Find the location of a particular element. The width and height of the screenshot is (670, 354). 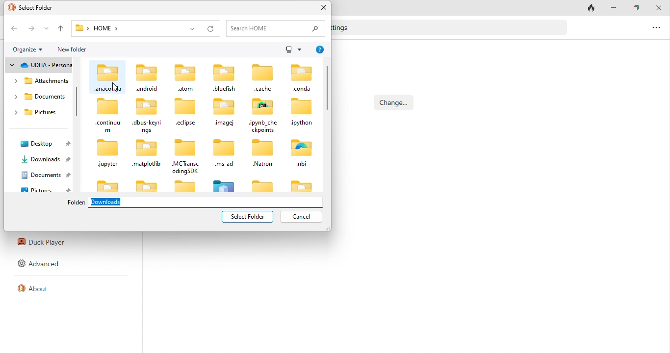

.ipynb_checkoptions is located at coordinates (263, 114).